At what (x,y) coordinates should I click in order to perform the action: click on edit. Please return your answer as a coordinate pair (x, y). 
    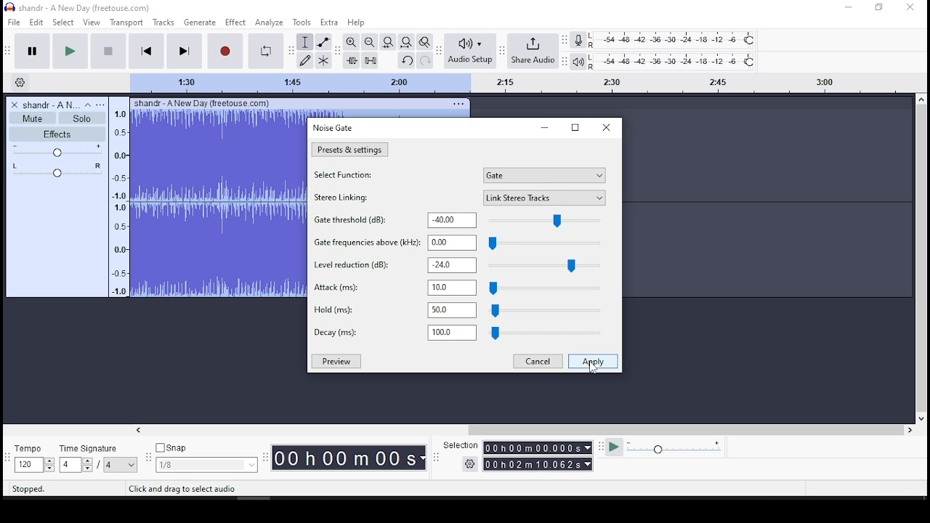
    Looking at the image, I should click on (36, 23).